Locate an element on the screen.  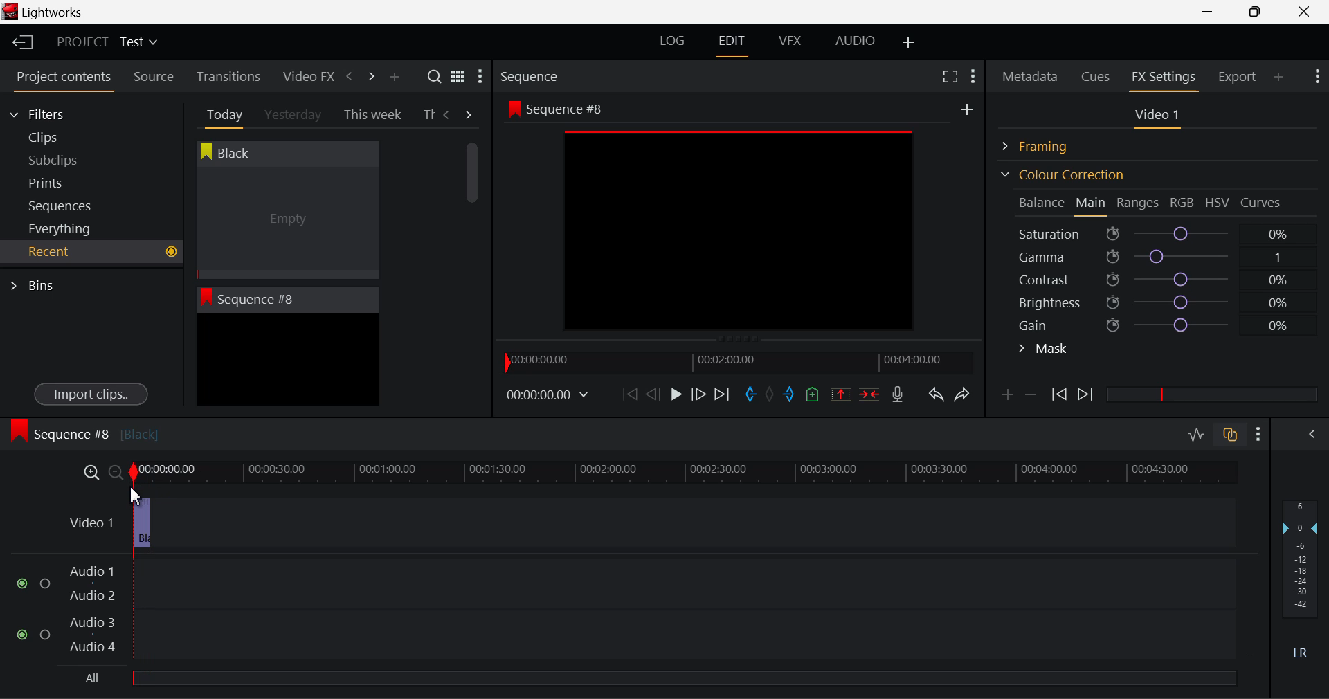
Next keyframe is located at coordinates (1087, 395).